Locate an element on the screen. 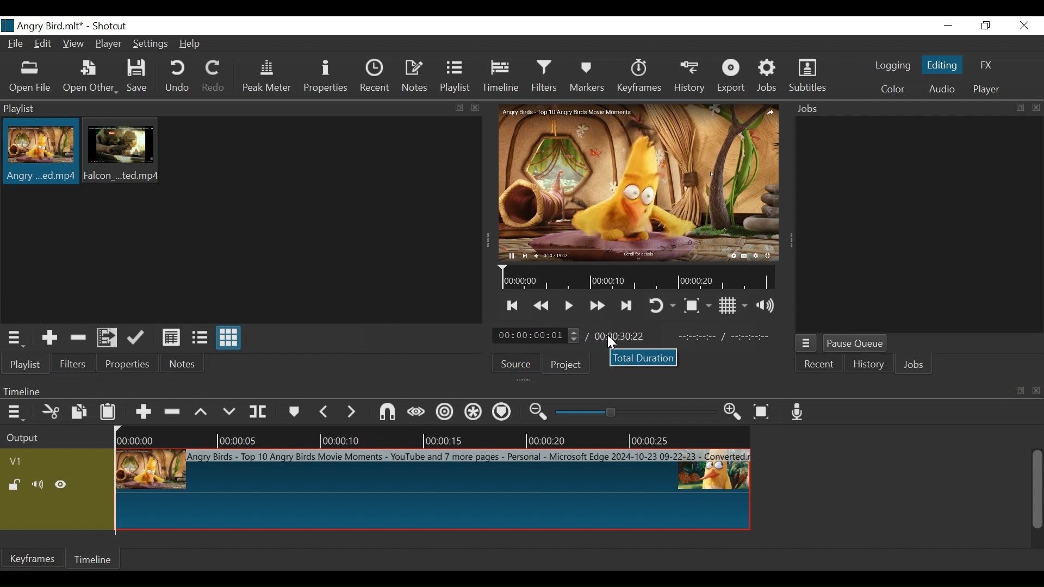 Image resolution: width=1044 pixels, height=587 pixels. In point is located at coordinates (725, 336).